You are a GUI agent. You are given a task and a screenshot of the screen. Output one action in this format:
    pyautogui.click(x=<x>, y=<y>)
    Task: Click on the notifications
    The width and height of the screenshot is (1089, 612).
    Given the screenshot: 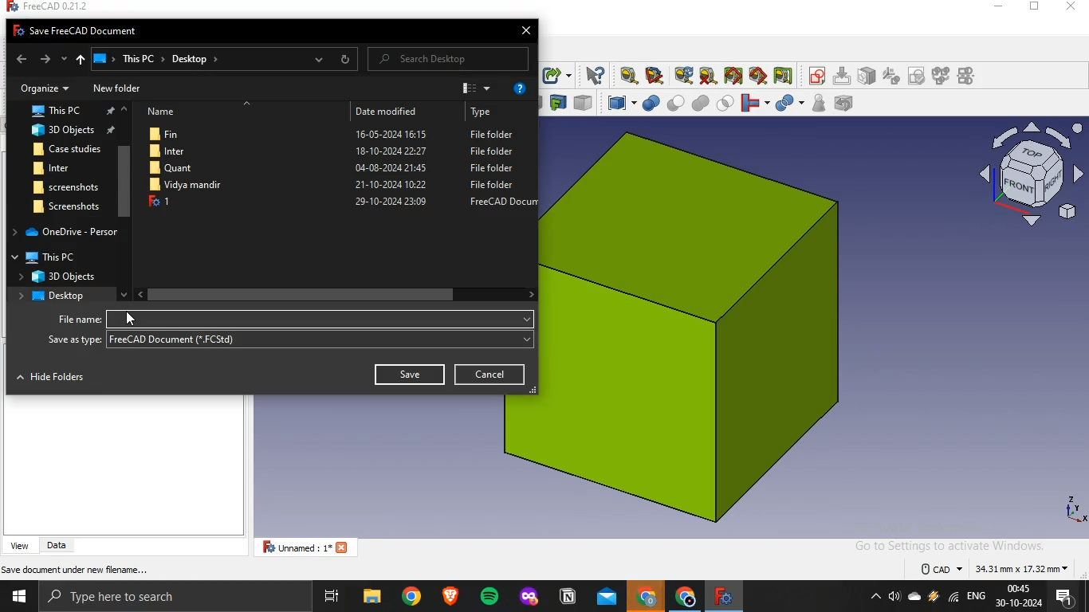 What is the action you would take?
    pyautogui.click(x=1065, y=597)
    